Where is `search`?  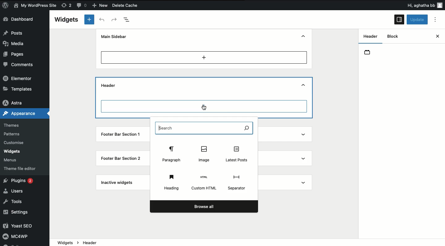 search is located at coordinates (206, 127).